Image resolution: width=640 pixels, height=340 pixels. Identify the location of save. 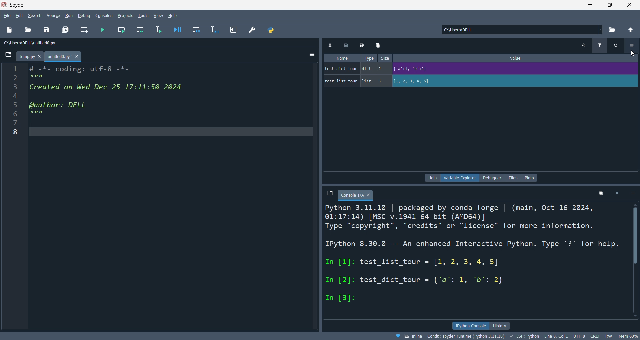
(347, 45).